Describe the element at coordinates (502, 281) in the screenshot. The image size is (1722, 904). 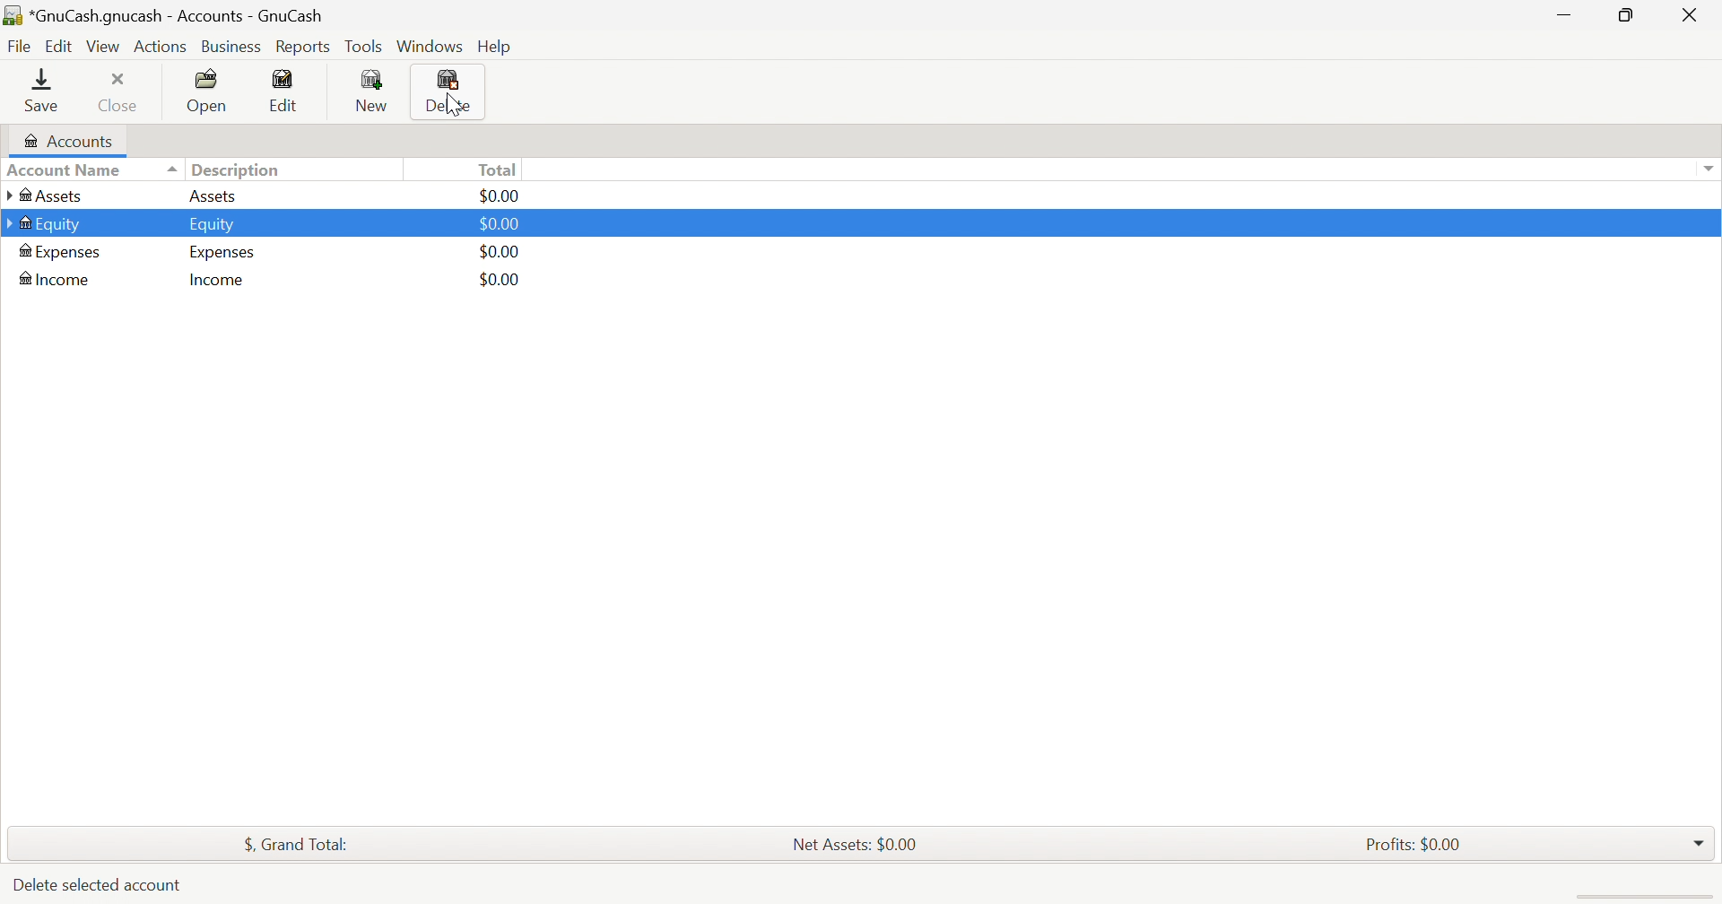
I see `$0.00` at that location.